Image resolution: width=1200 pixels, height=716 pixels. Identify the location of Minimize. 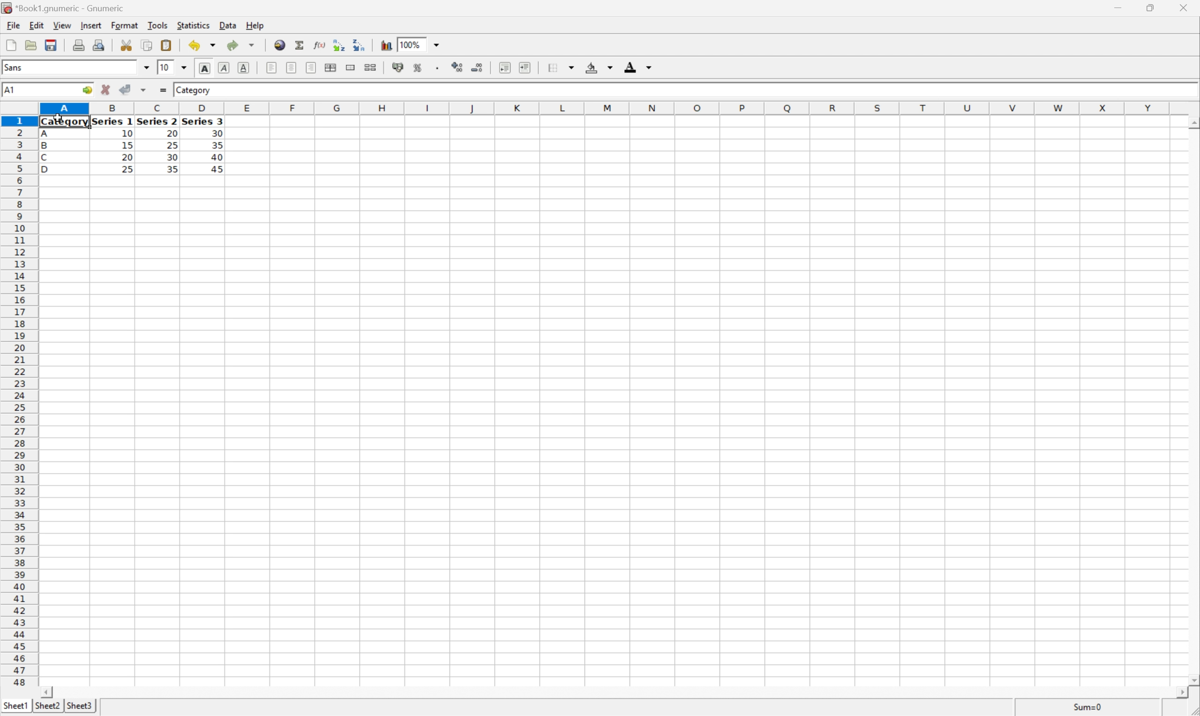
(1115, 8).